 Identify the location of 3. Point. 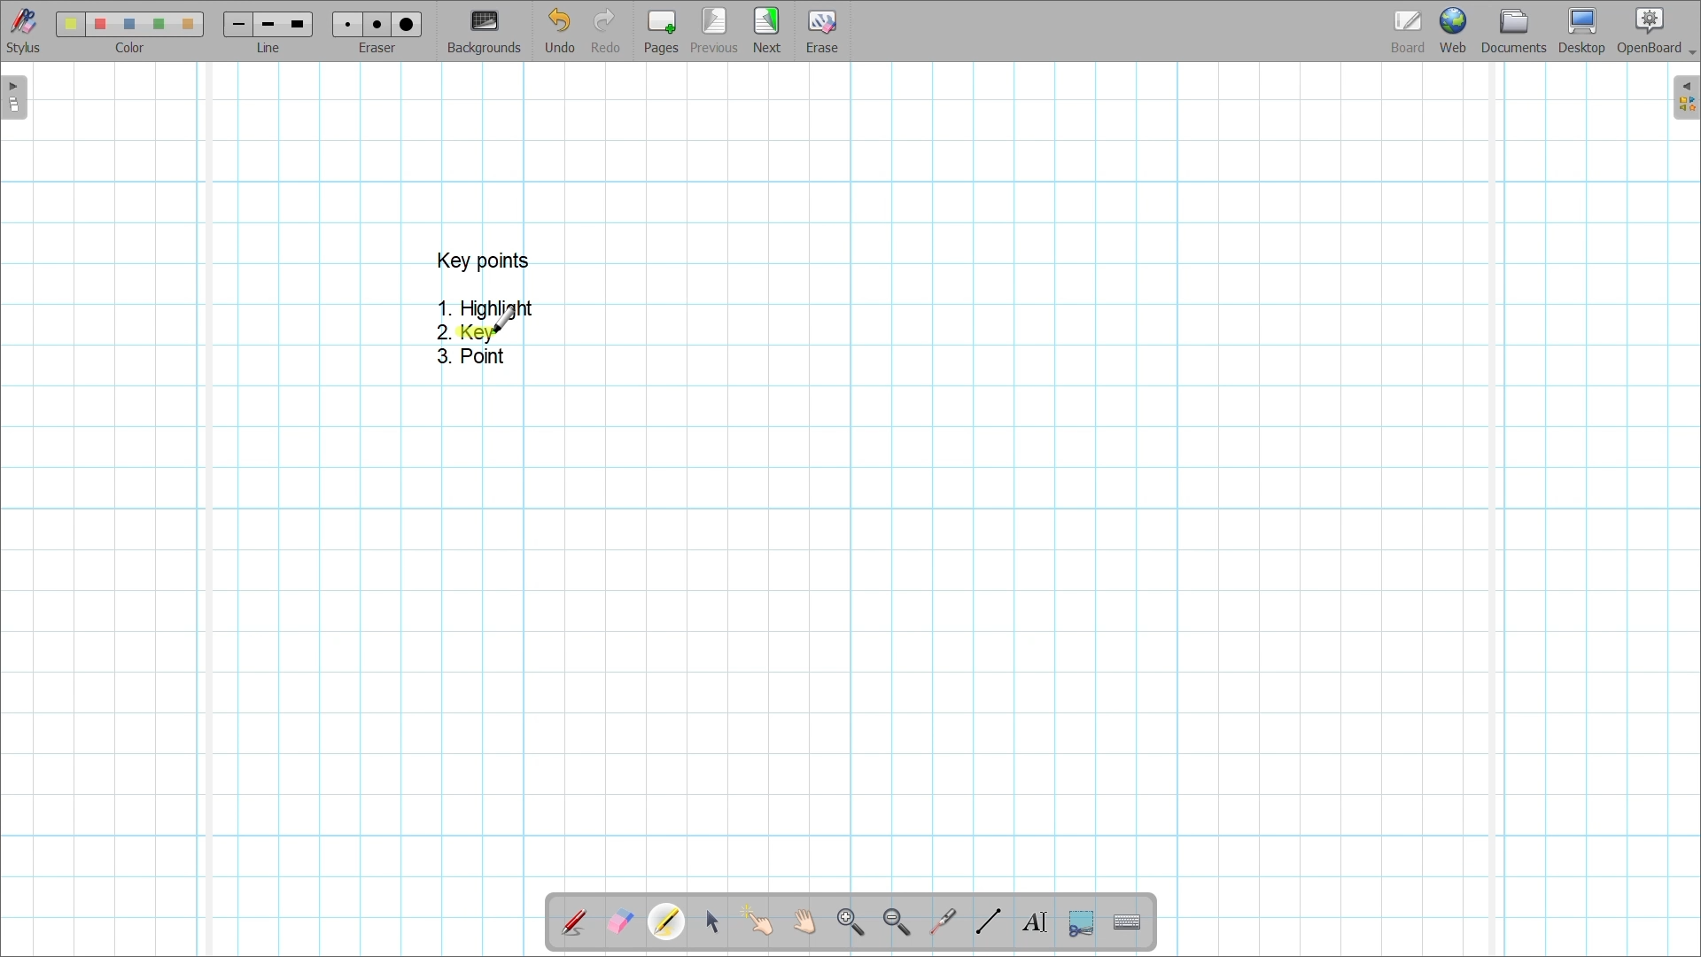
(472, 356).